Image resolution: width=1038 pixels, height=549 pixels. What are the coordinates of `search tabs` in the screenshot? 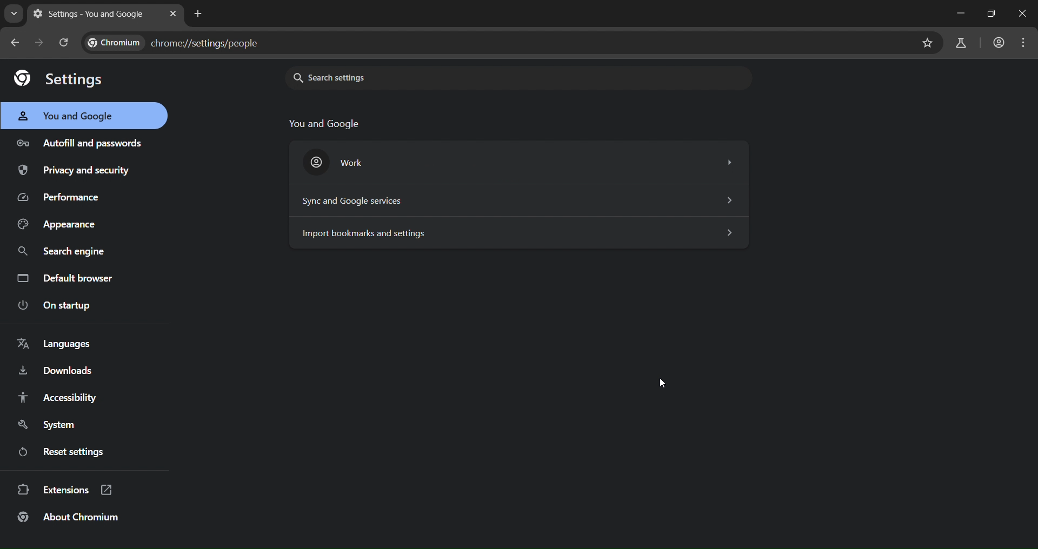 It's located at (15, 15).